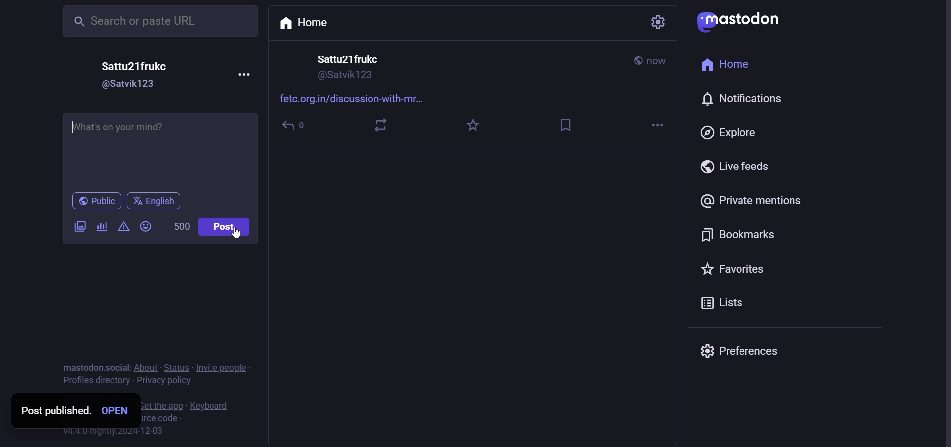 The image size is (951, 447). What do you see at coordinates (231, 368) in the screenshot?
I see `invite people` at bounding box center [231, 368].